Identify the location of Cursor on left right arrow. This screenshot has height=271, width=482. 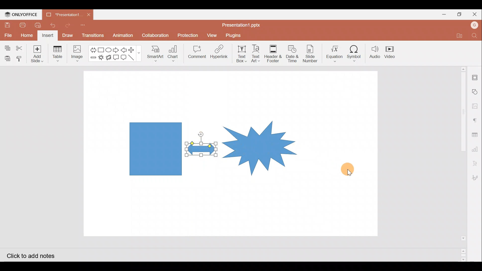
(199, 143).